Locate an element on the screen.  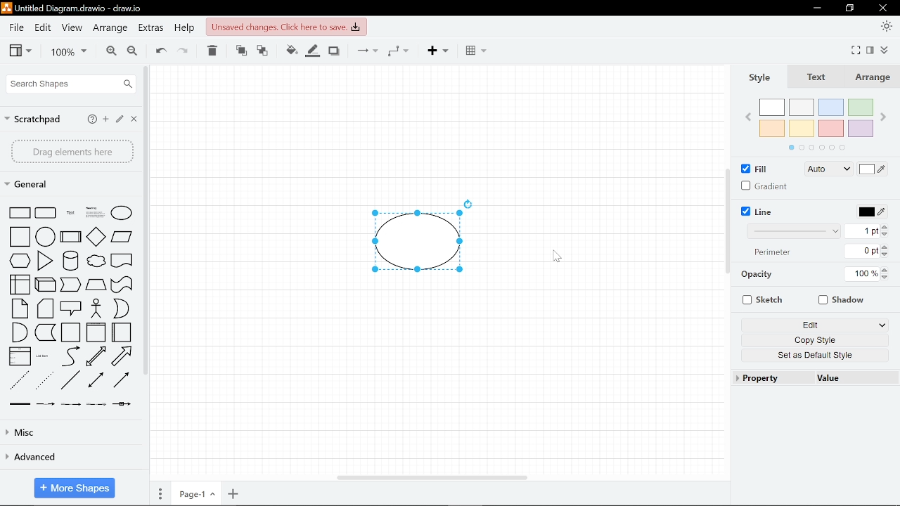
Appearence is located at coordinates (887, 27).